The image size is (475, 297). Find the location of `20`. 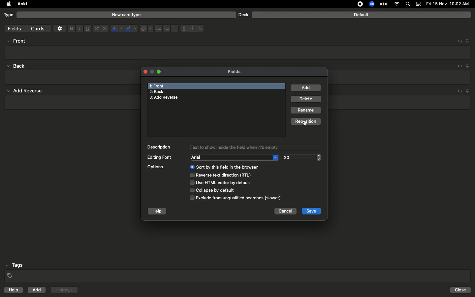

20 is located at coordinates (301, 157).